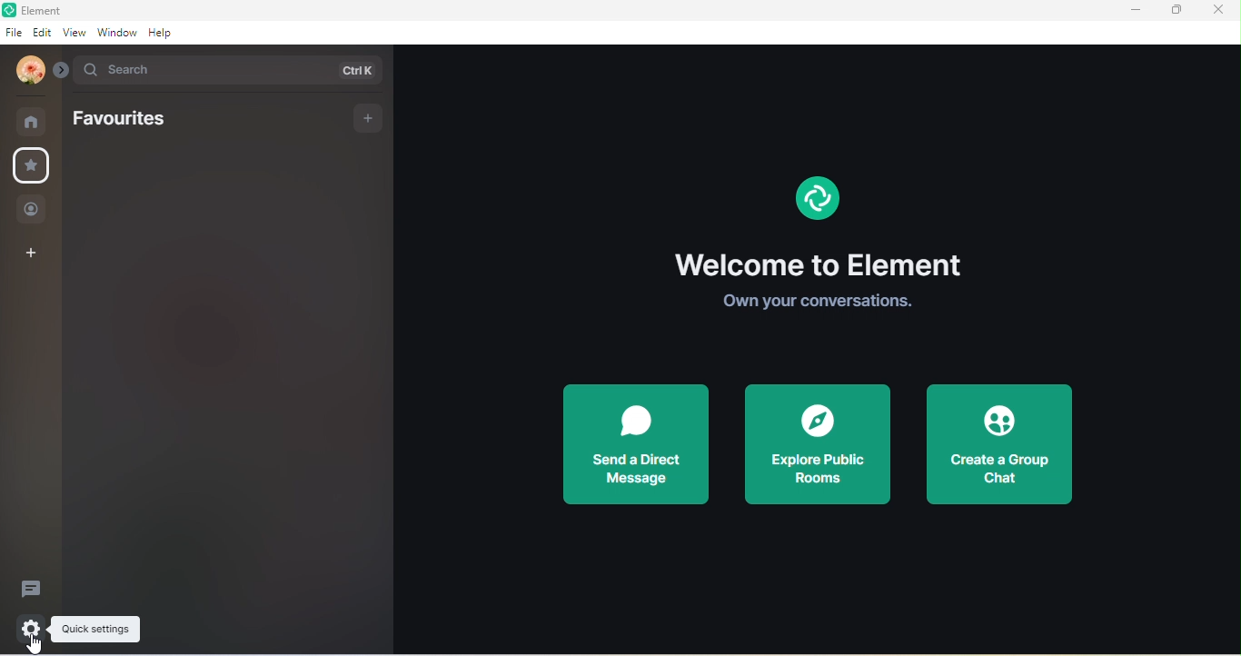 The height and width of the screenshot is (656, 1241). I want to click on Element, so click(39, 10).